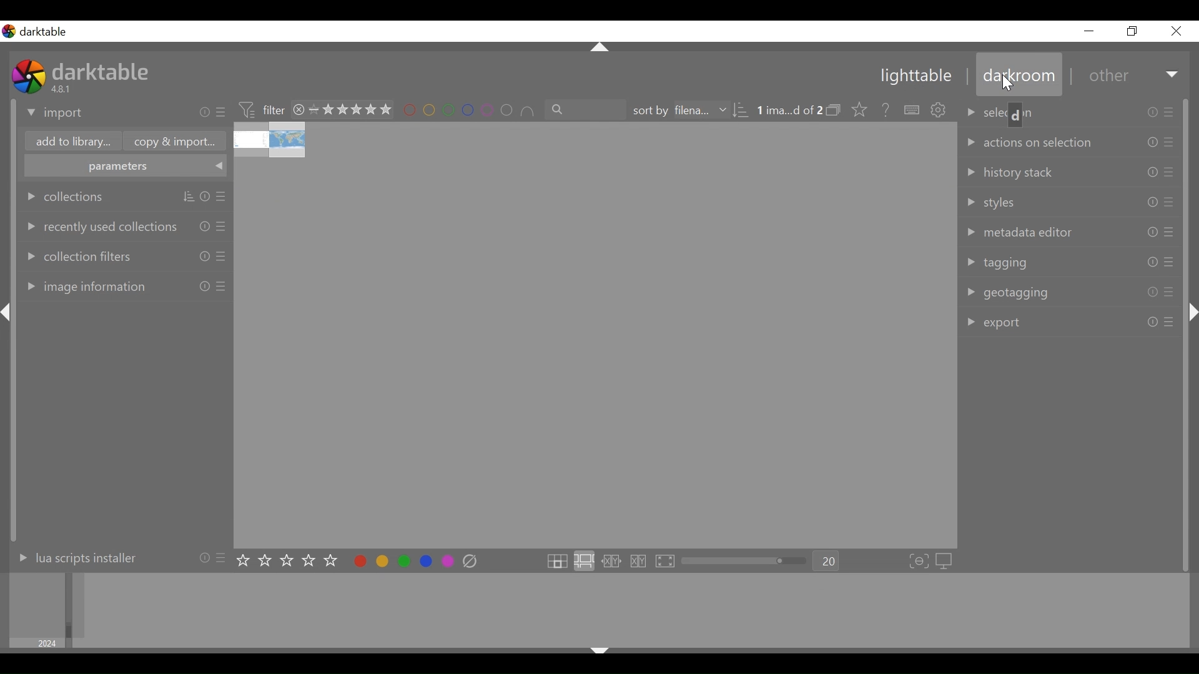 Image resolution: width=1199 pixels, height=674 pixels. I want to click on Close, so click(1177, 31).